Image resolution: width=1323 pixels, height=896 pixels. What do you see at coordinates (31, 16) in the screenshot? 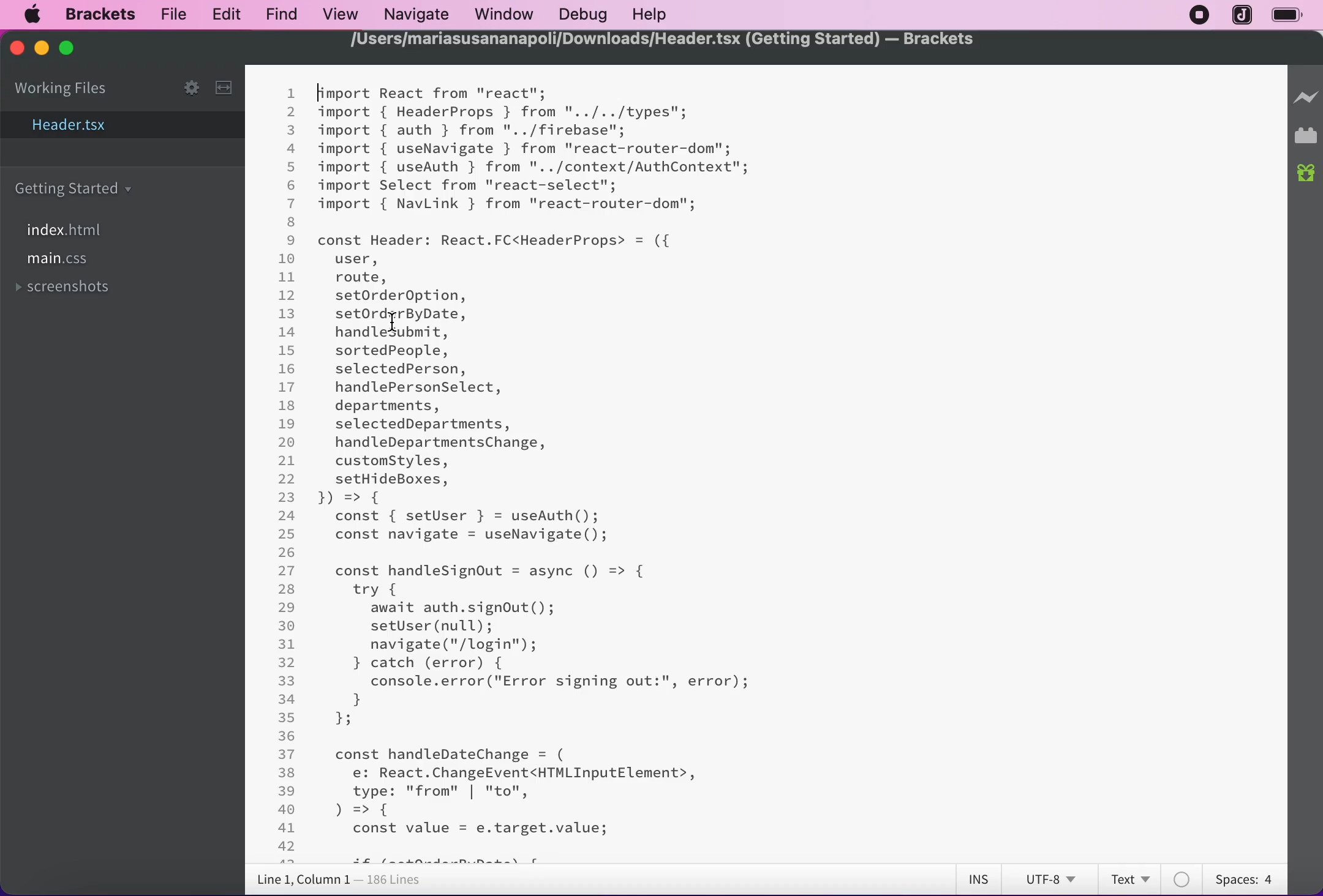
I see `mac logo` at bounding box center [31, 16].